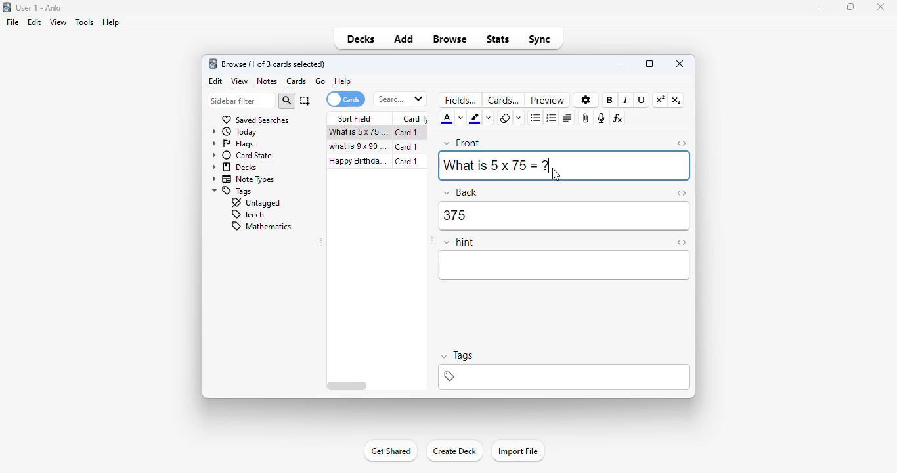 This screenshot has width=897, height=473. Describe the element at coordinates (454, 451) in the screenshot. I see `create deck` at that location.